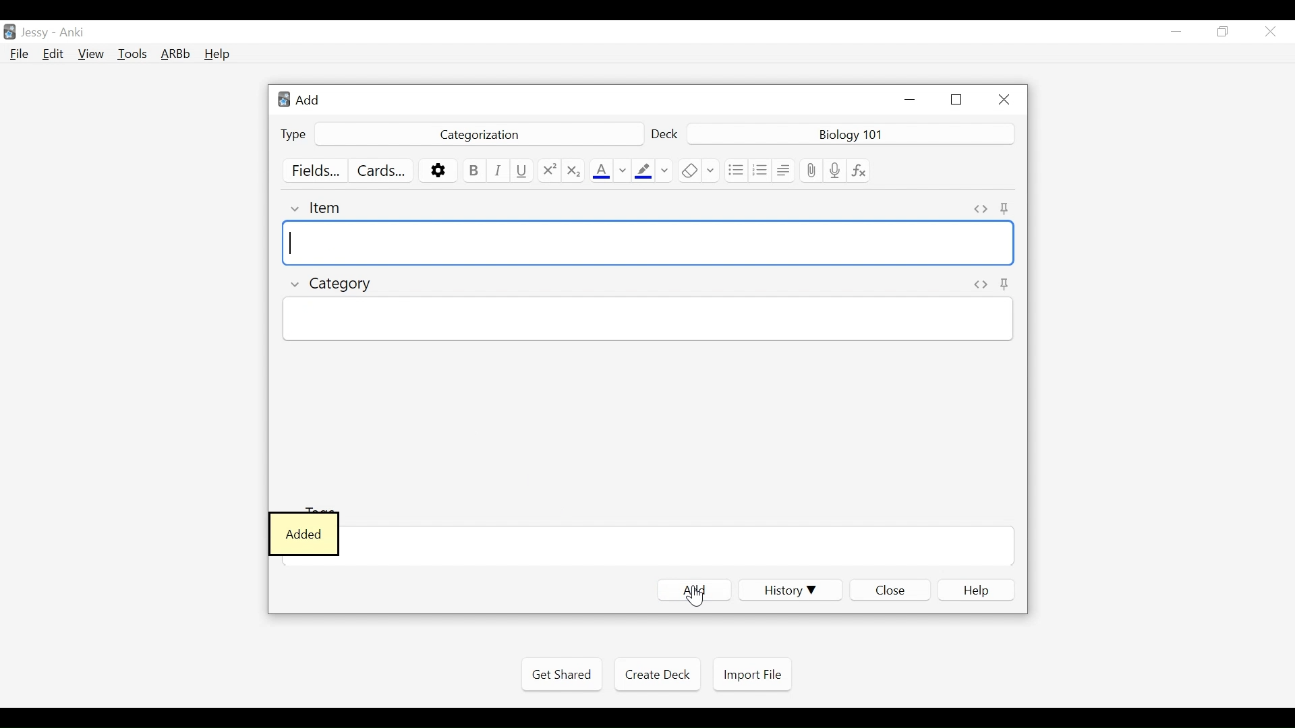 Image resolution: width=1295 pixels, height=728 pixels. What do you see at coordinates (477, 135) in the screenshot?
I see `Categorization` at bounding box center [477, 135].